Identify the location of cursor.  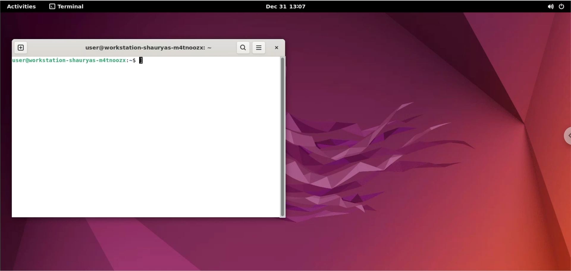
(142, 61).